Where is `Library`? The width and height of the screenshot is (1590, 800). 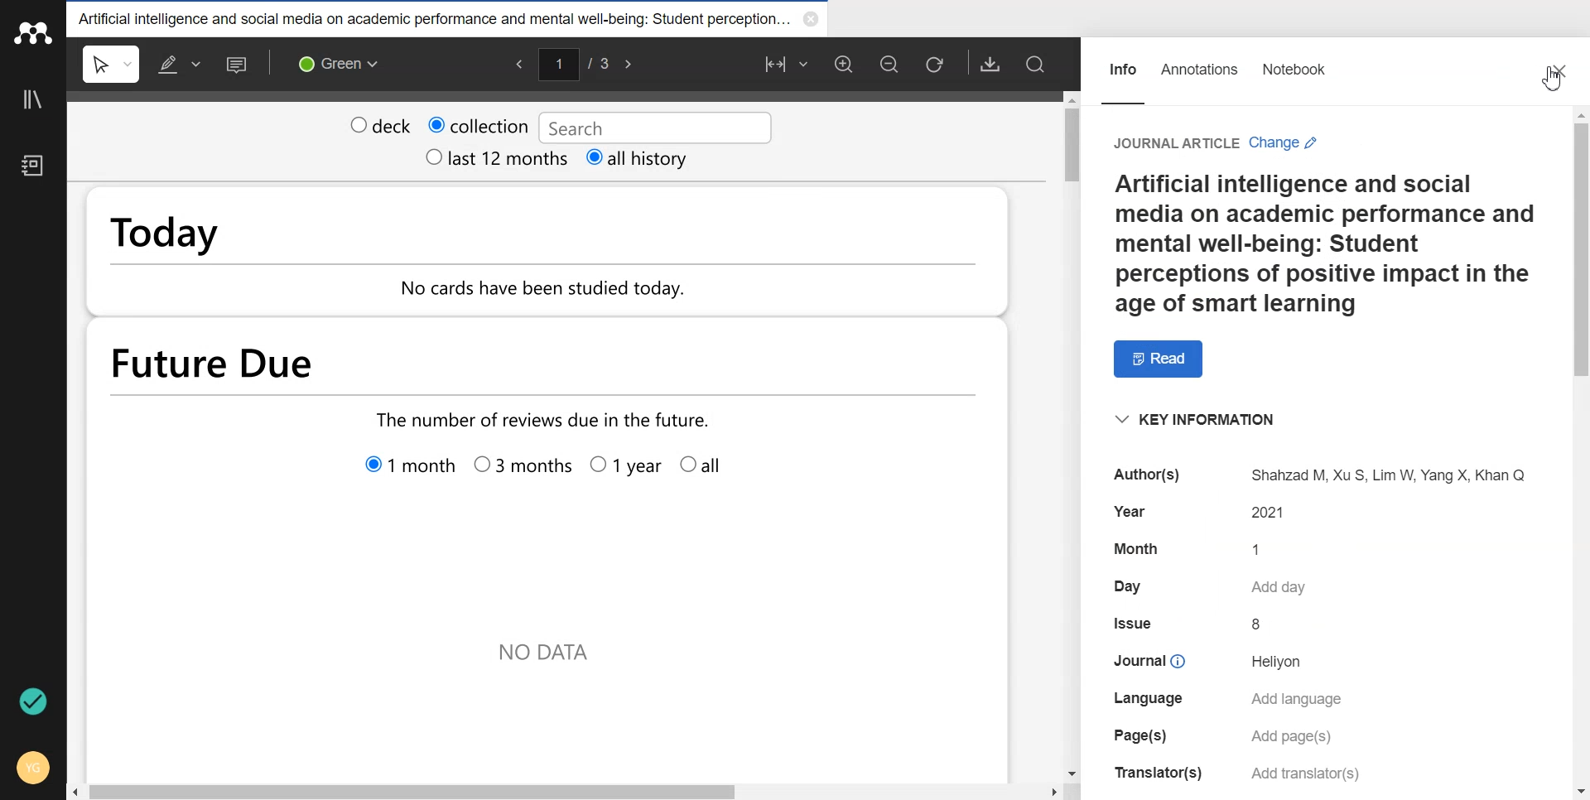 Library is located at coordinates (34, 99).